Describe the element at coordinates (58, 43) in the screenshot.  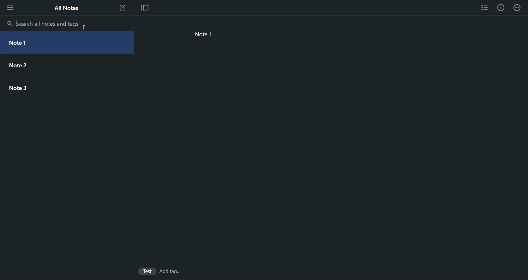
I see `Note 1` at that location.